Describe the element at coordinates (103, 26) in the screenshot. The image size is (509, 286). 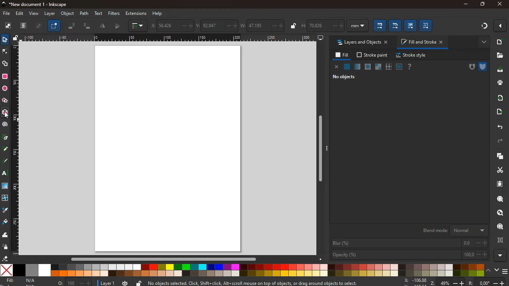
I see `half` at that location.